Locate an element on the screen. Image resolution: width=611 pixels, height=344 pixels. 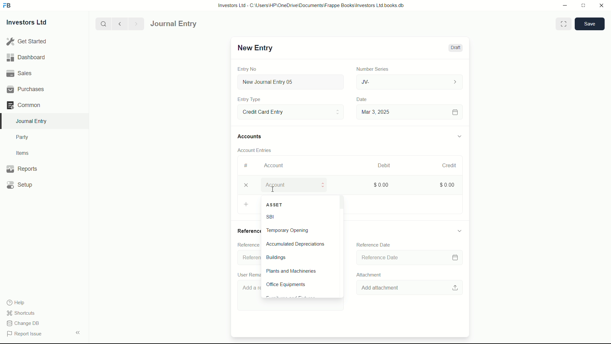
JV is located at coordinates (411, 81).